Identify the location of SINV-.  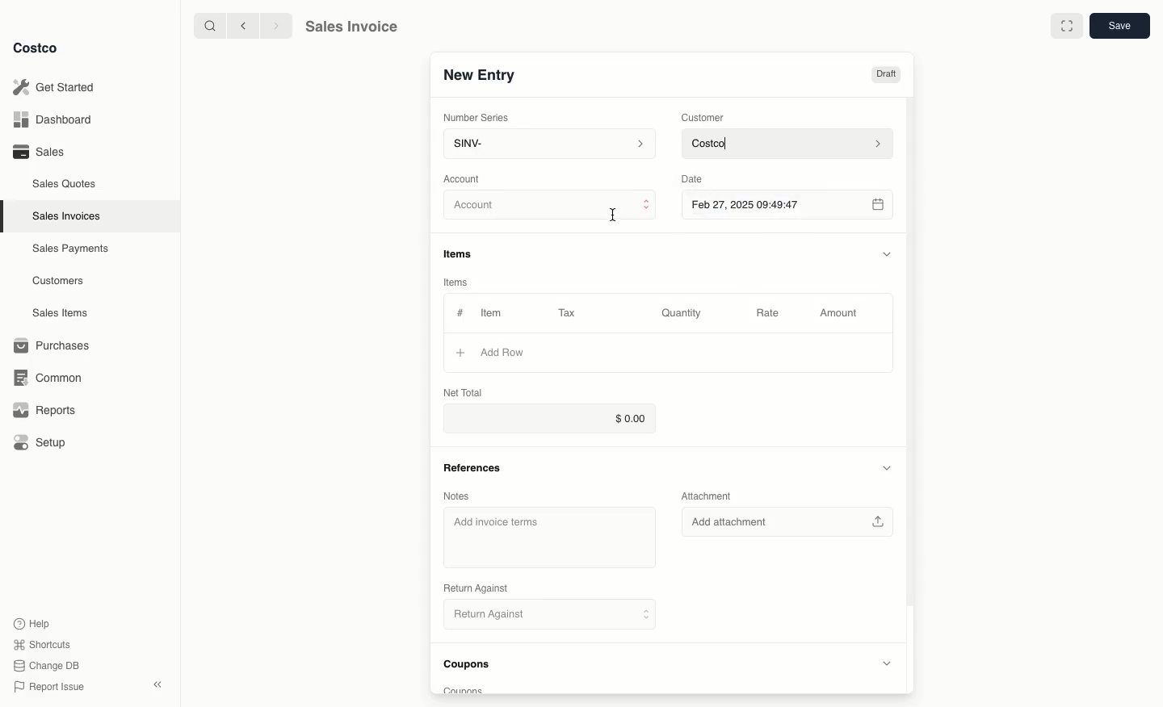
(546, 145).